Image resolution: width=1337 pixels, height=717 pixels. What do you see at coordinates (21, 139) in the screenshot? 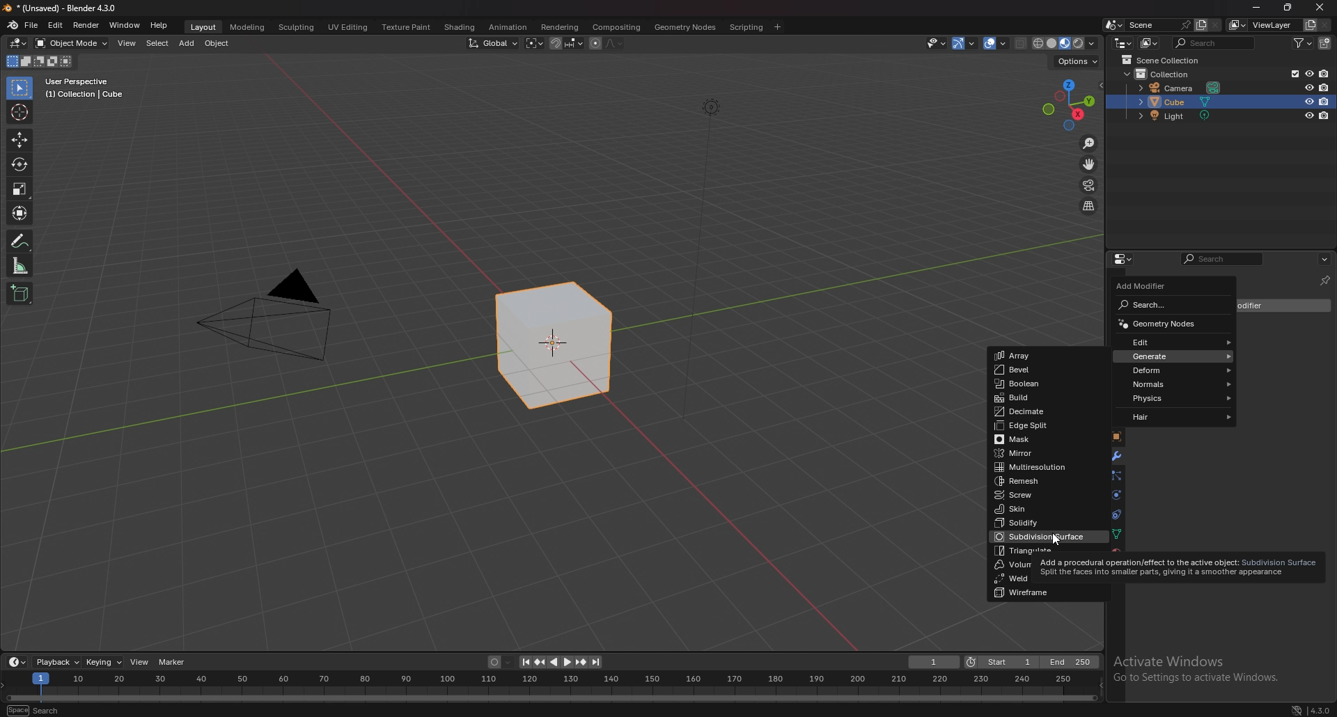
I see `move` at bounding box center [21, 139].